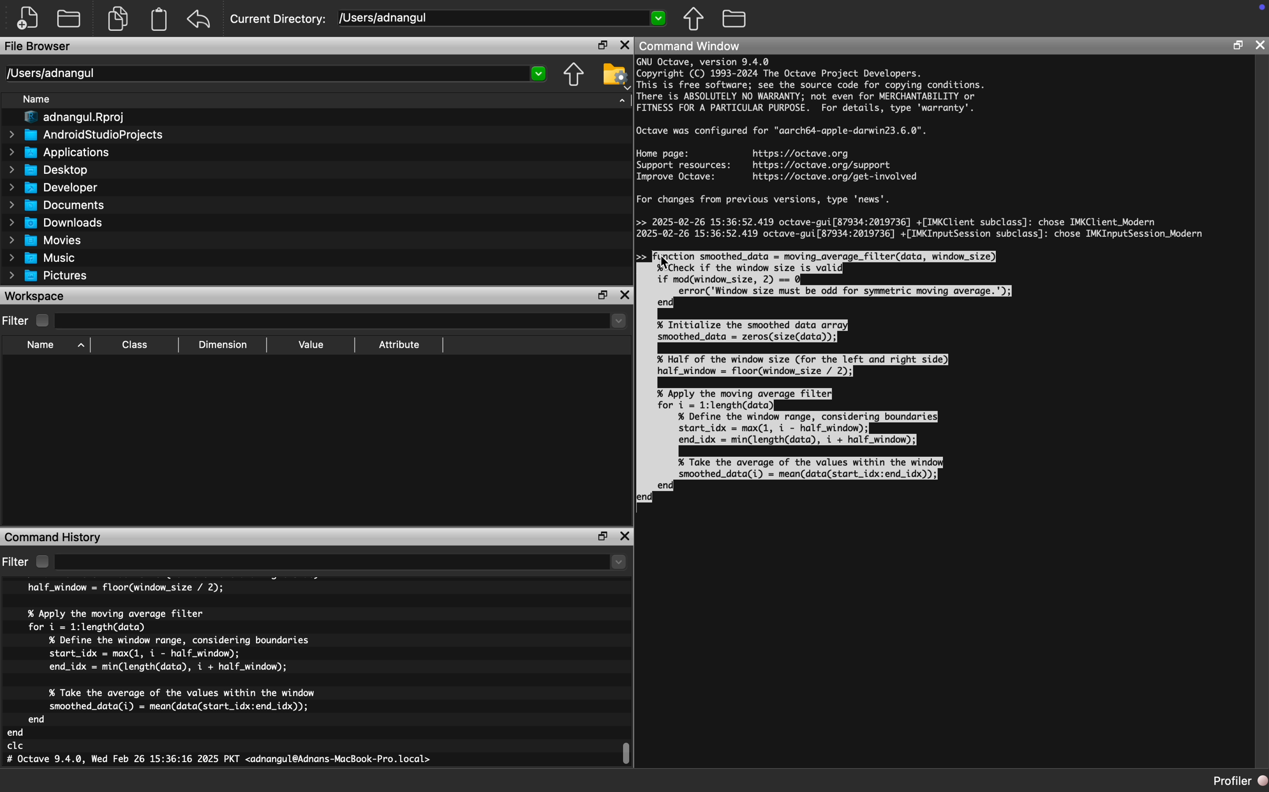 This screenshot has height=792, width=1269. I want to click on Copy, so click(118, 19).